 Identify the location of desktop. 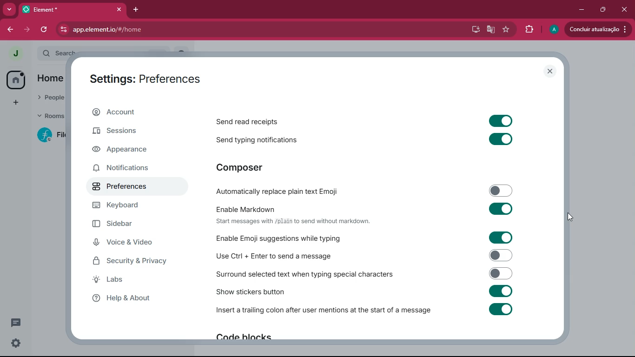
(473, 30).